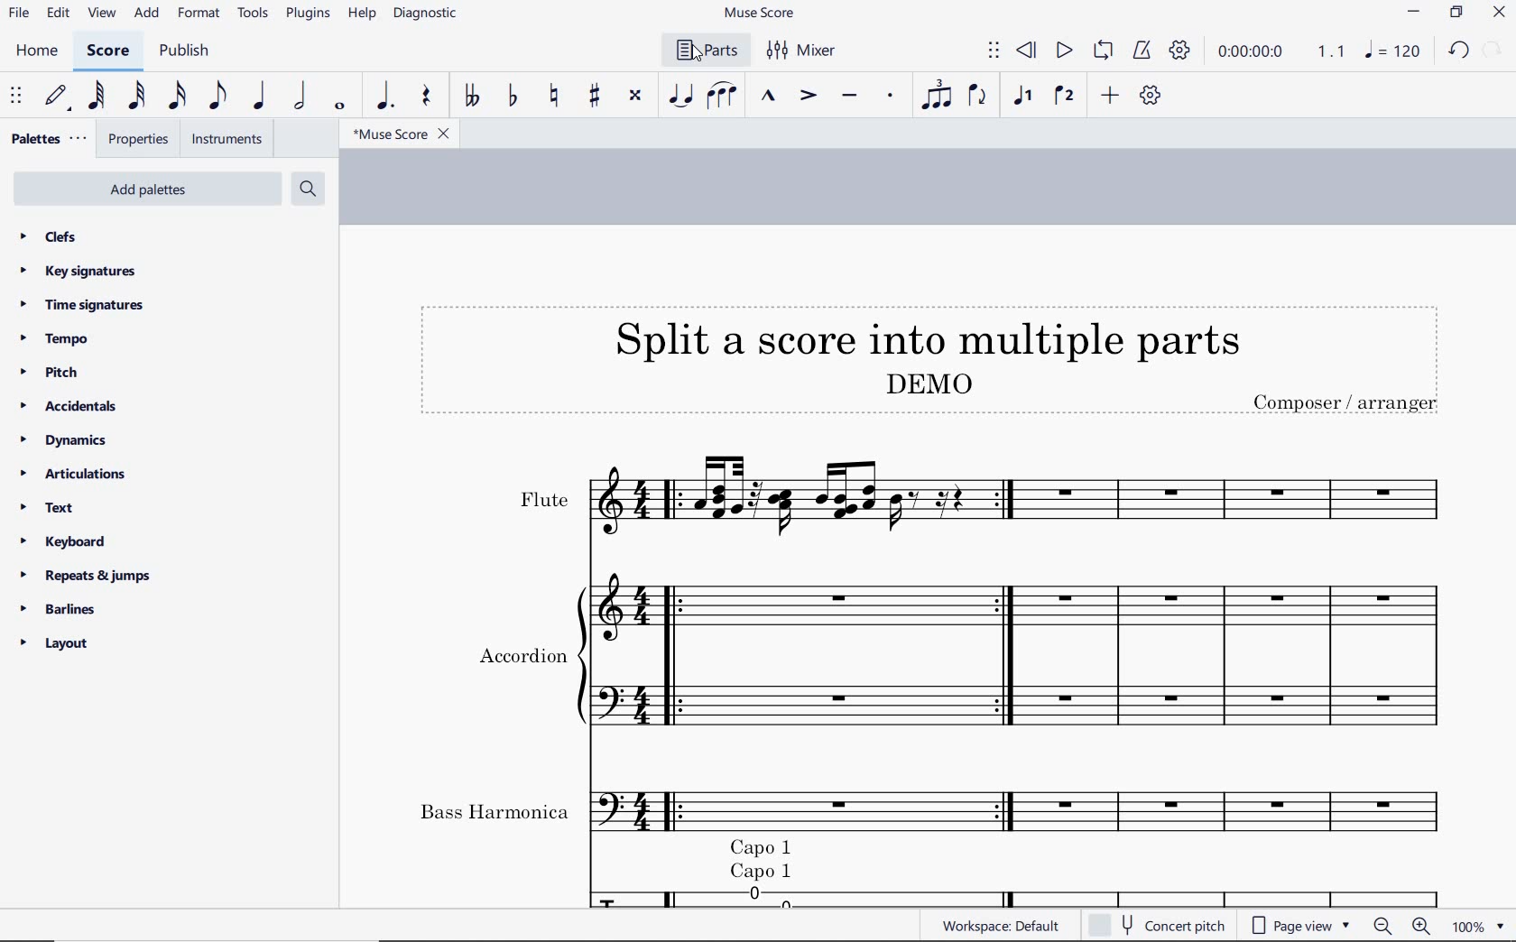  What do you see at coordinates (1062, 94) in the screenshot?
I see `voice 2` at bounding box center [1062, 94].